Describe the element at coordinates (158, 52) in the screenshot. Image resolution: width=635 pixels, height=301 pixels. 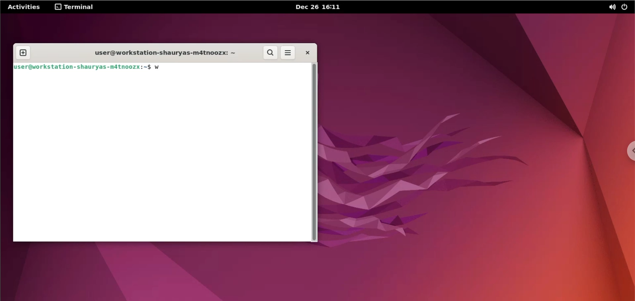
I see `terminal  title: user@workstation-shauryas-m4tnoozx: ~` at that location.